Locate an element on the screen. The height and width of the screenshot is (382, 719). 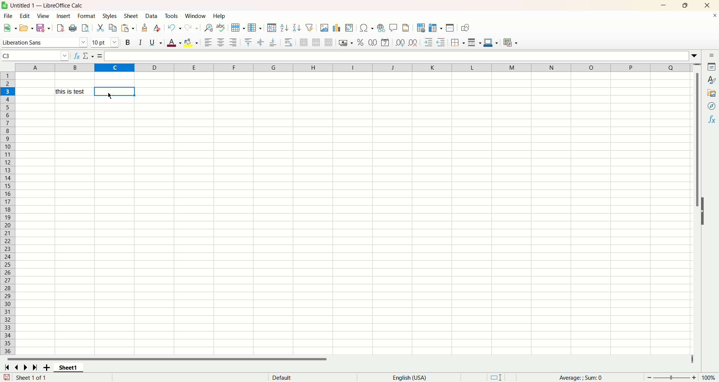
new is located at coordinates (9, 28).